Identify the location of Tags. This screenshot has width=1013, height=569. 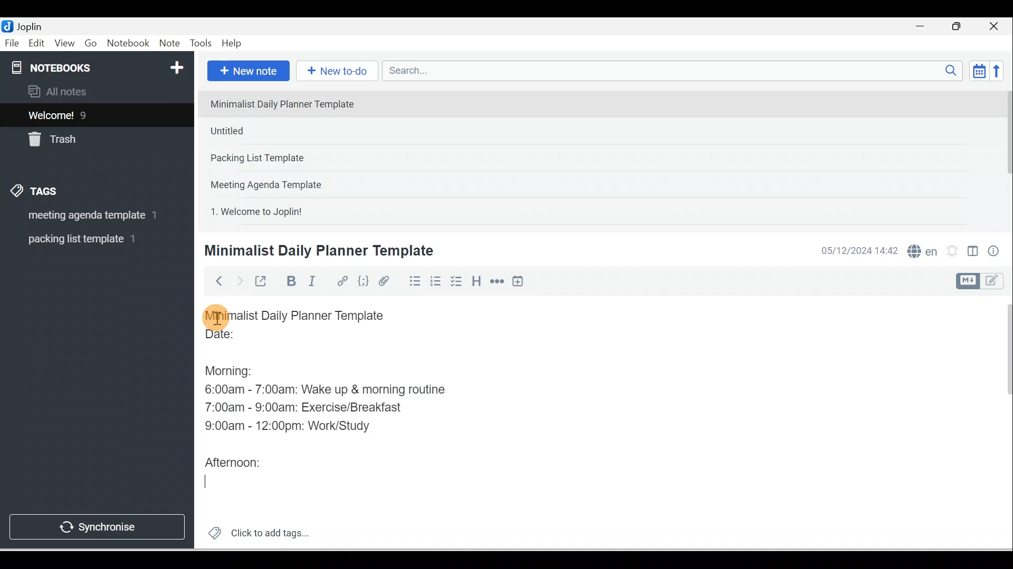
(37, 193).